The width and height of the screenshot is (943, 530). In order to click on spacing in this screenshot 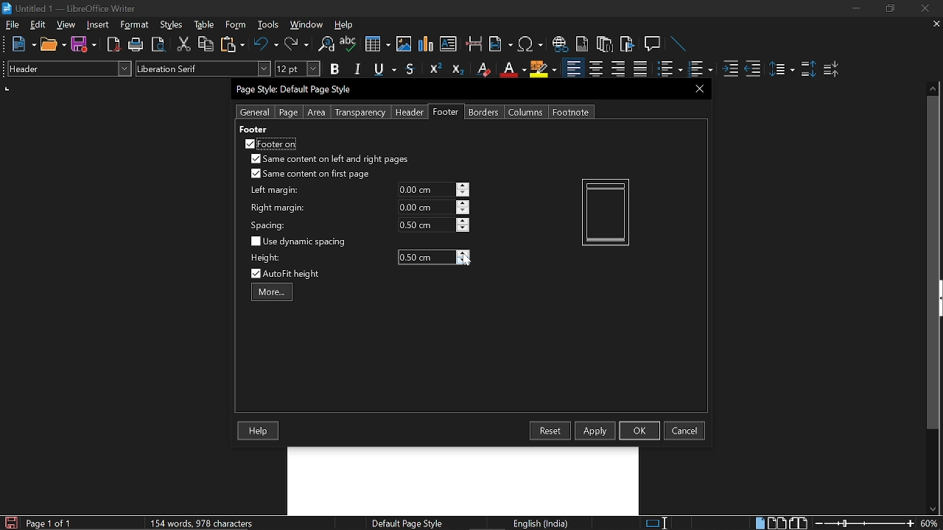, I will do `click(270, 225)`.